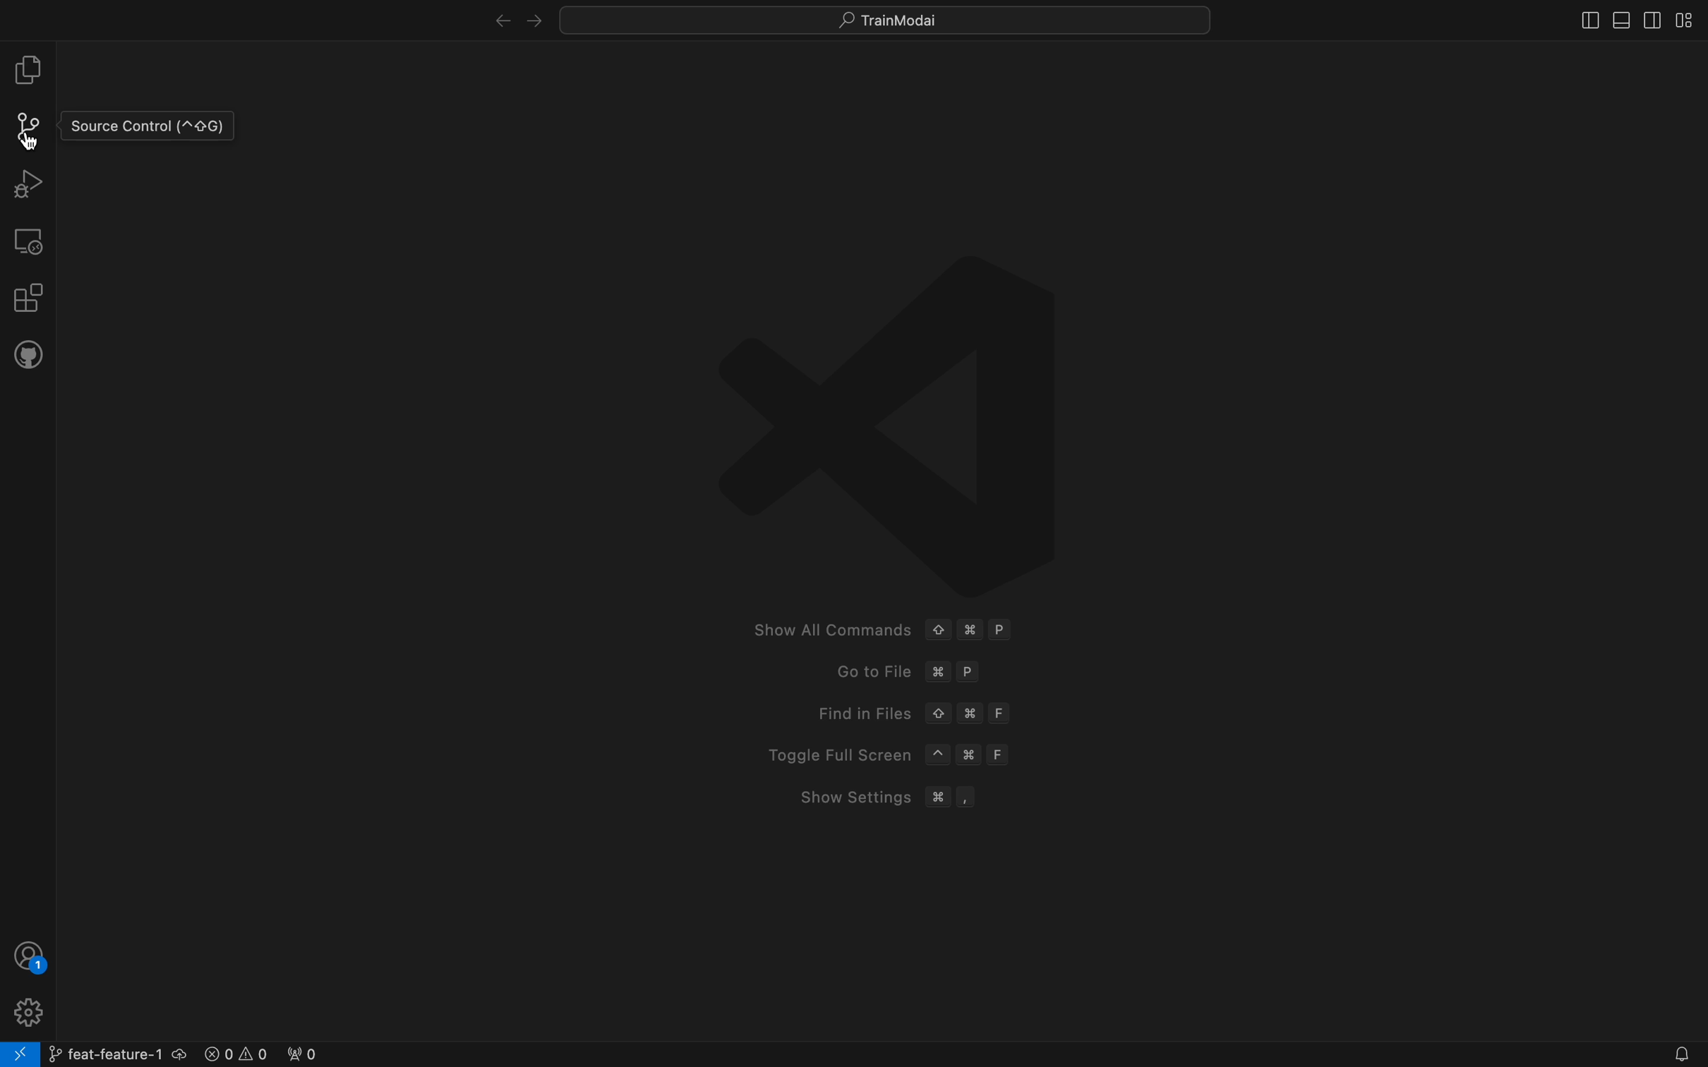 The width and height of the screenshot is (1708, 1067). Describe the element at coordinates (888, 19) in the screenshot. I see `quick menus` at that location.